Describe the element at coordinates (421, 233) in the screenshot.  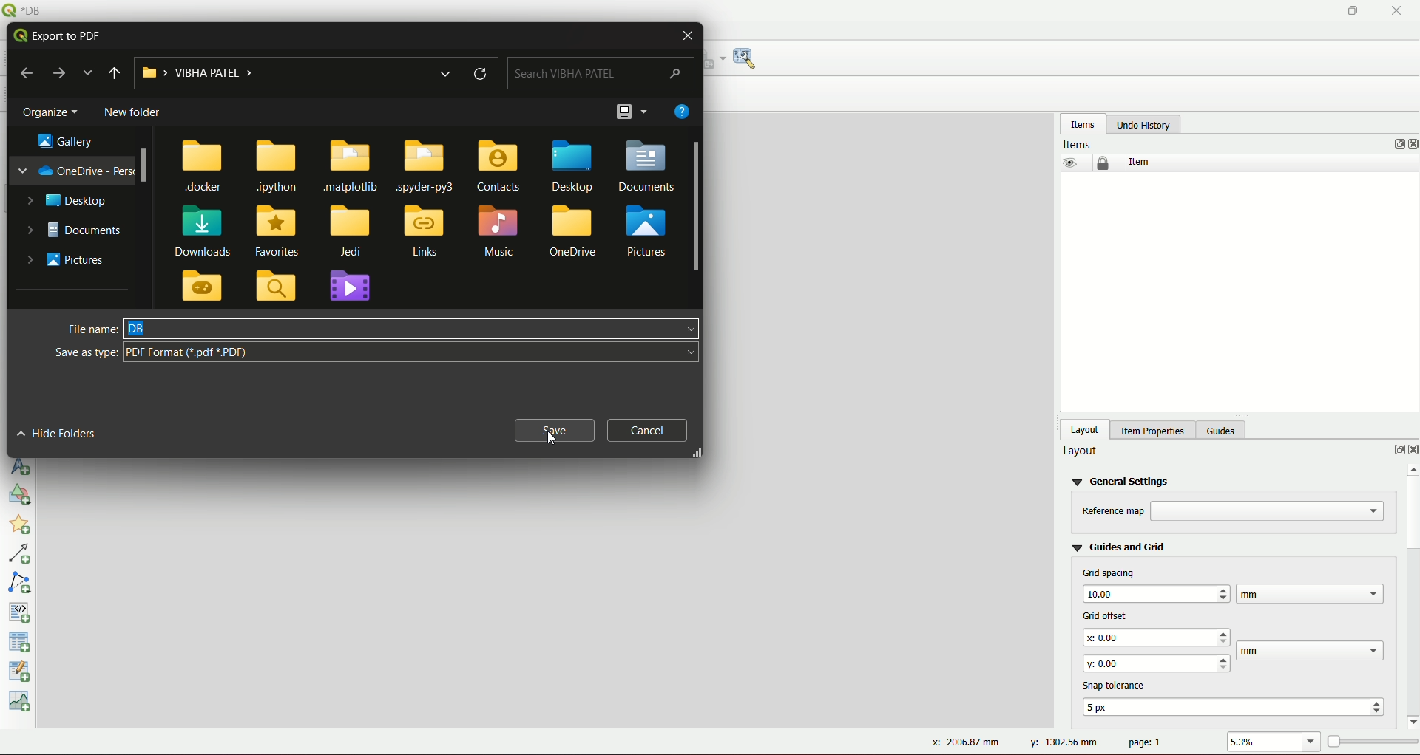
I see `Links` at that location.